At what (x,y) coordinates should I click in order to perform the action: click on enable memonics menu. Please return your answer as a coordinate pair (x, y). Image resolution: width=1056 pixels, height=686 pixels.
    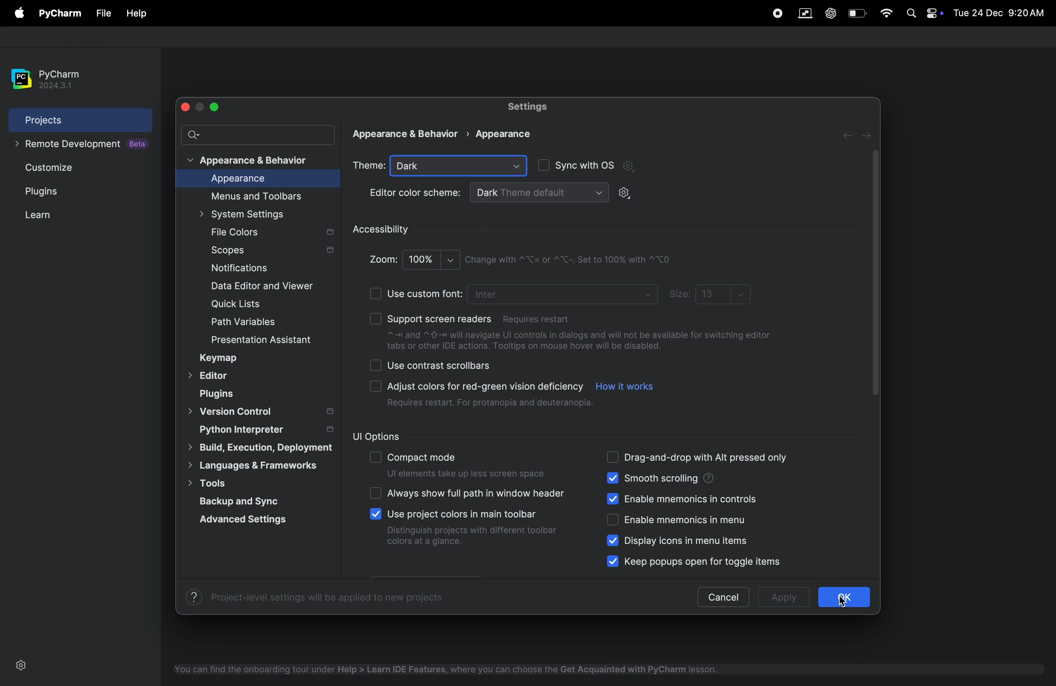
    Looking at the image, I should click on (691, 520).